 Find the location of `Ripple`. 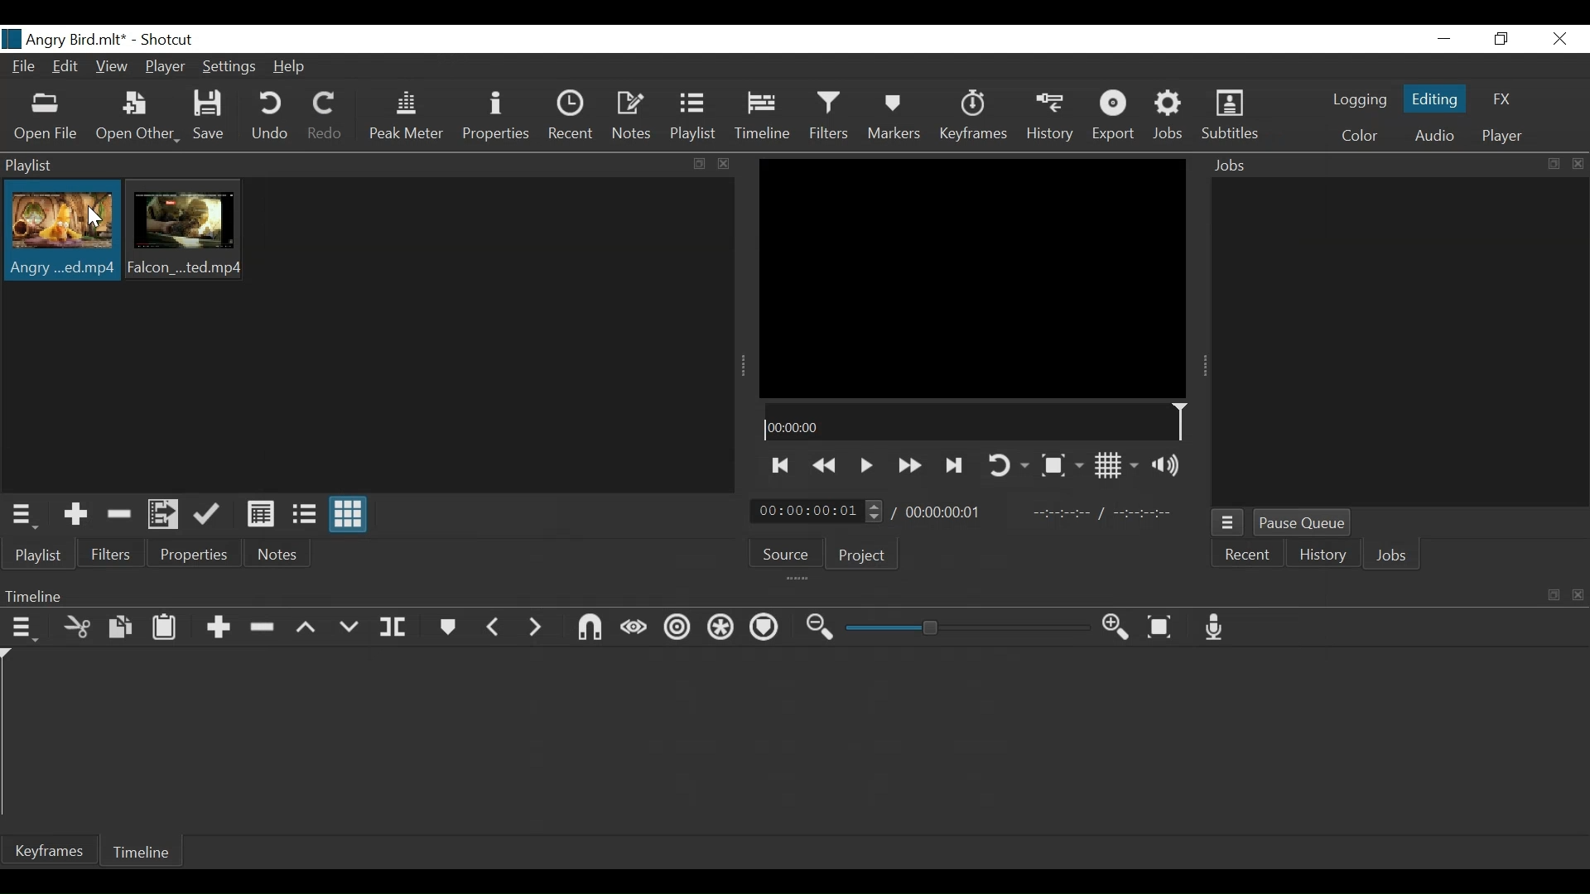

Ripple is located at coordinates (679, 628).